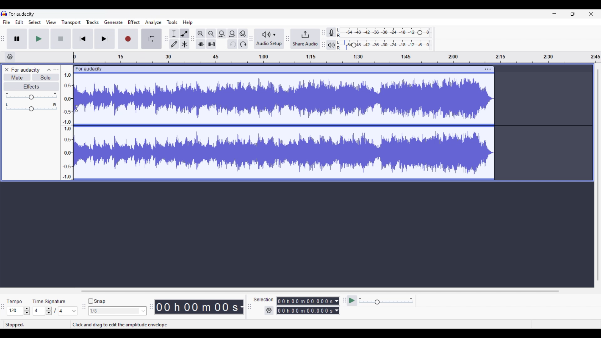 The height and width of the screenshot is (338, 601). I want to click on Volume slider, so click(32, 96).